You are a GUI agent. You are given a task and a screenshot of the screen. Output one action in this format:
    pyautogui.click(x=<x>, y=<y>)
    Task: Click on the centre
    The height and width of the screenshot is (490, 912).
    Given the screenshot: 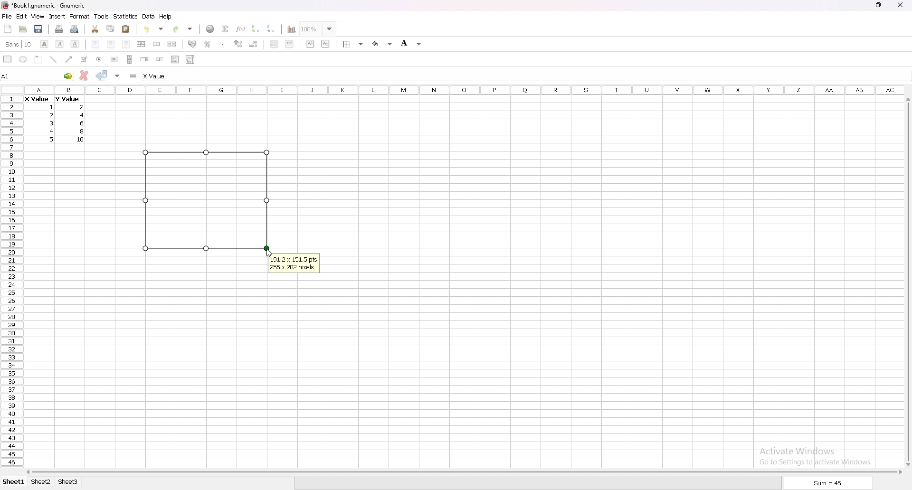 What is the action you would take?
    pyautogui.click(x=111, y=44)
    